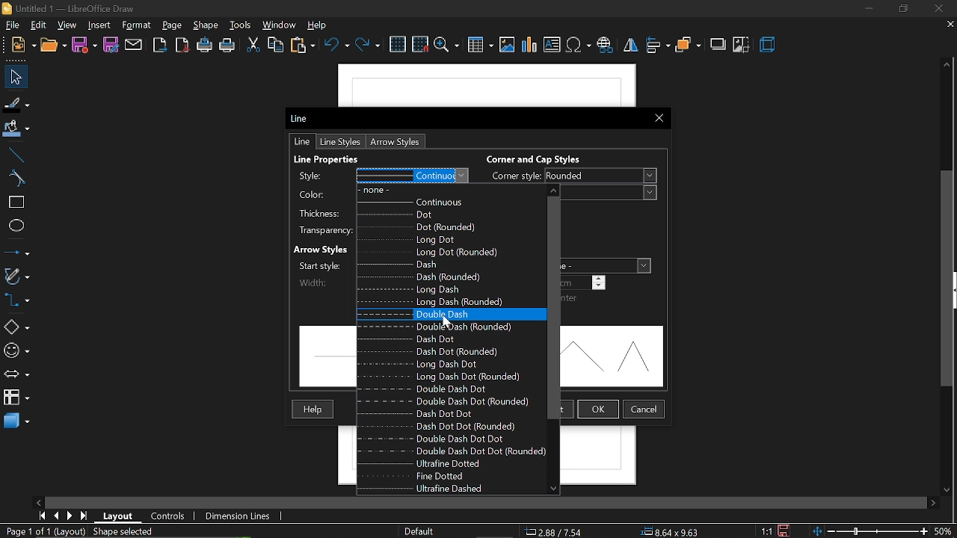  Describe the element at coordinates (314, 409) in the screenshot. I see `Help` at that location.